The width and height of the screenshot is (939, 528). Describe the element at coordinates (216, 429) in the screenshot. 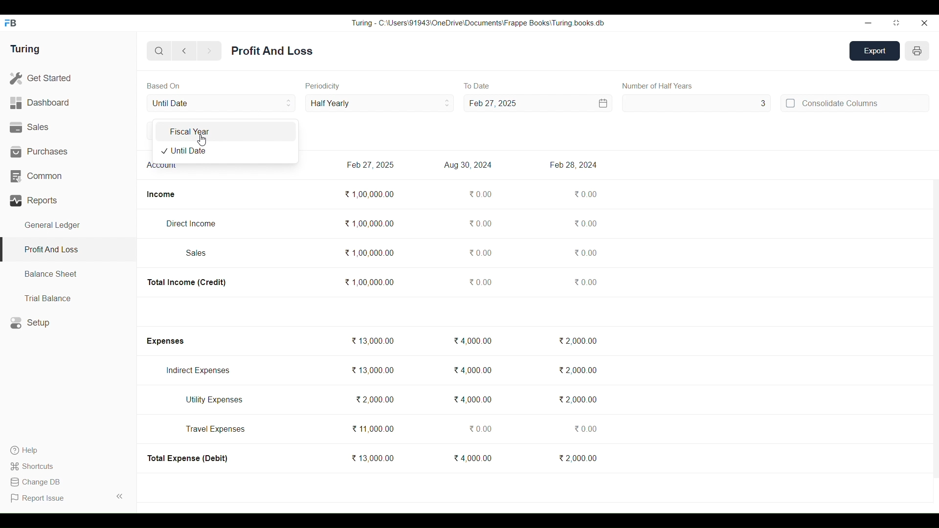

I see `Travel Expenses` at that location.